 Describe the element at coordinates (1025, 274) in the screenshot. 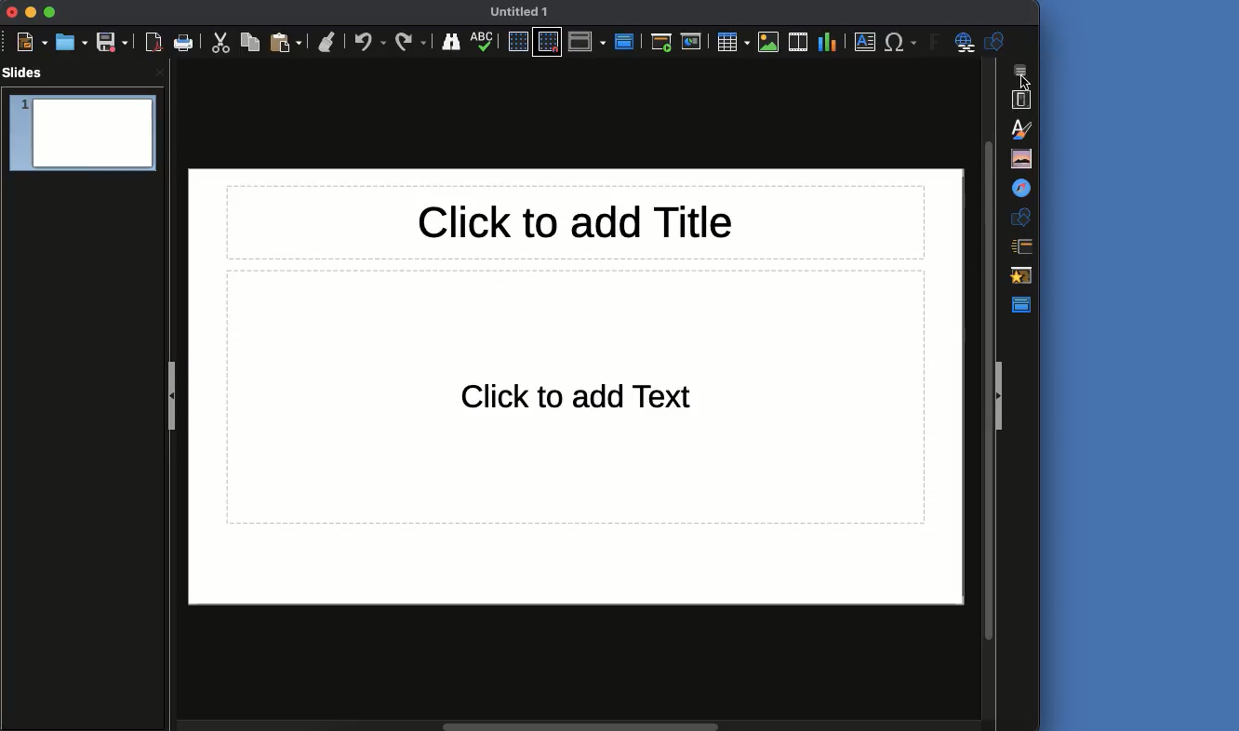

I see `Animations` at that location.